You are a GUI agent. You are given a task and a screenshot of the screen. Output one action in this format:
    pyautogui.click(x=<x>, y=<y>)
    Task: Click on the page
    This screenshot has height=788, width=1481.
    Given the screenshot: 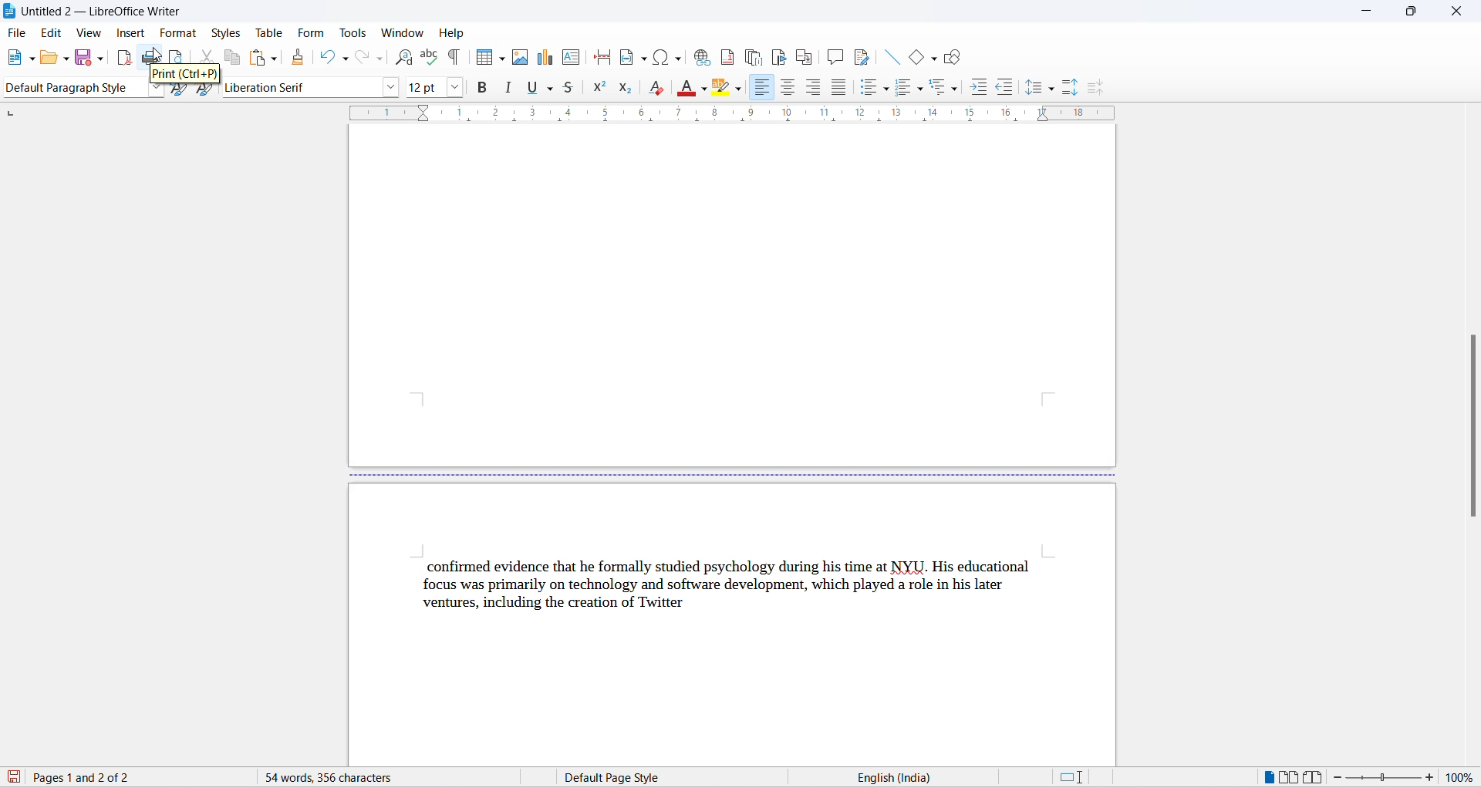 What is the action you would take?
    pyautogui.click(x=730, y=296)
    